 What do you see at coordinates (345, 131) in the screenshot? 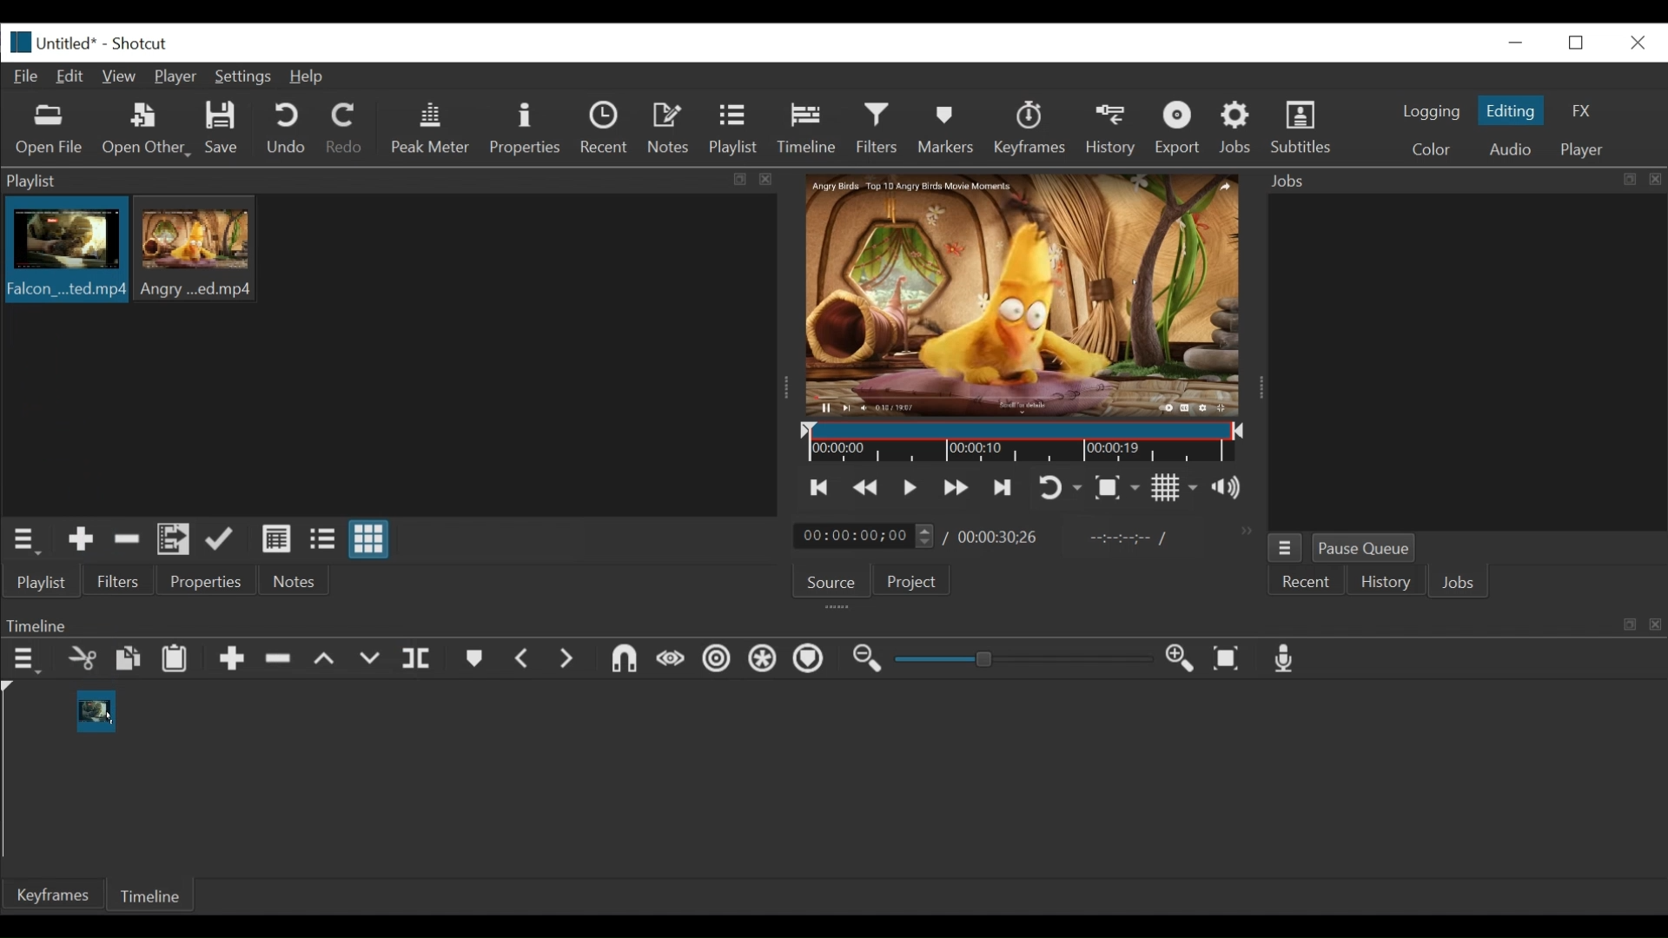
I see `Redo` at bounding box center [345, 131].